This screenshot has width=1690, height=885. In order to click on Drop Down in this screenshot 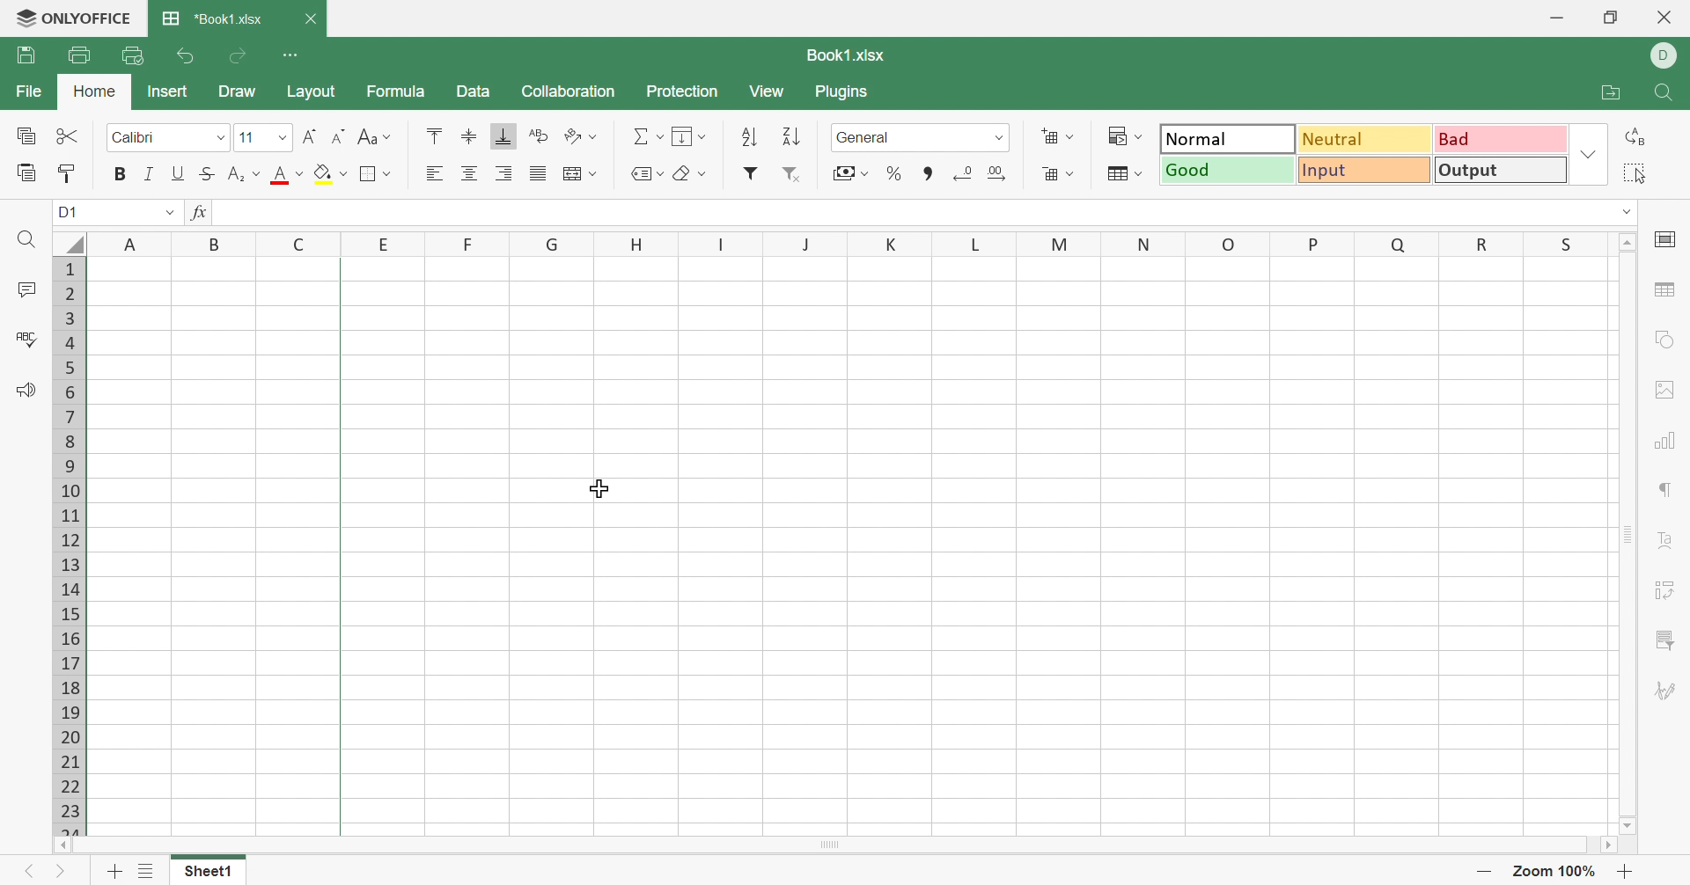, I will do `click(220, 137)`.